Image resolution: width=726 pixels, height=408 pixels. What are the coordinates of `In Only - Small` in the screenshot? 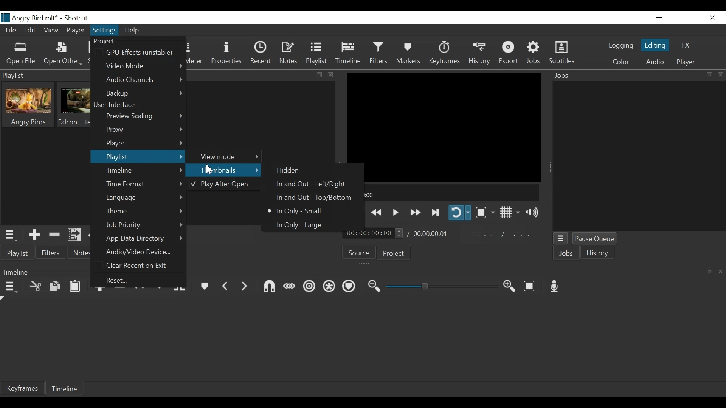 It's located at (298, 211).